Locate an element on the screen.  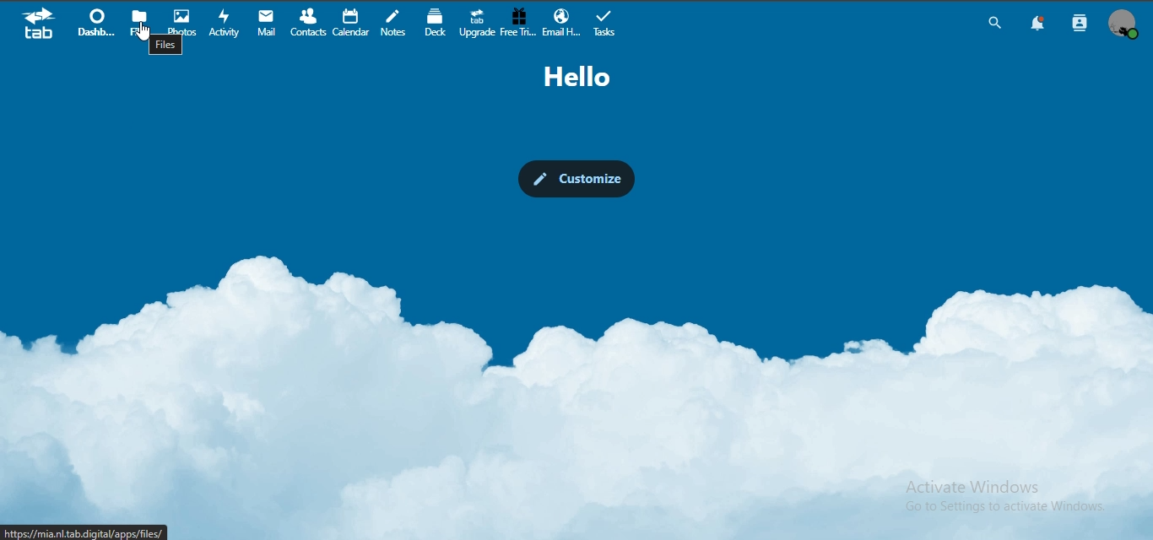
files is located at coordinates (140, 22).